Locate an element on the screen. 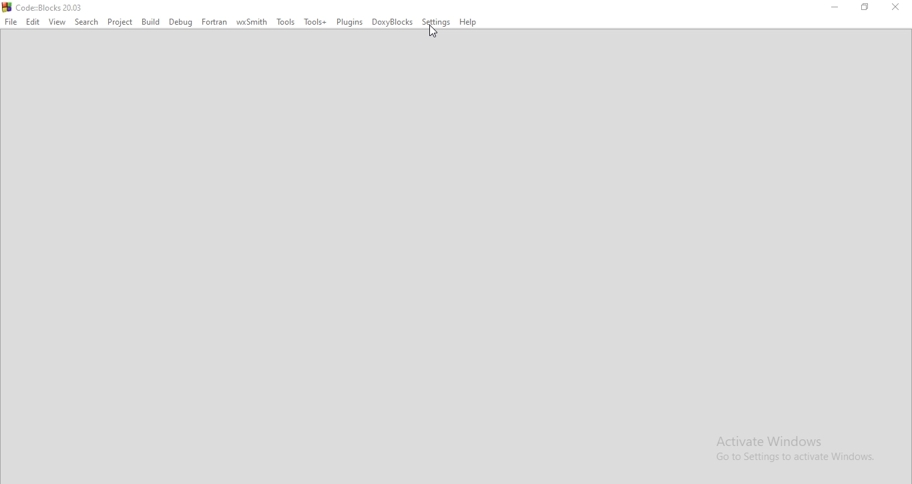 Image resolution: width=912 pixels, height=484 pixels. wxSmith is located at coordinates (254, 23).